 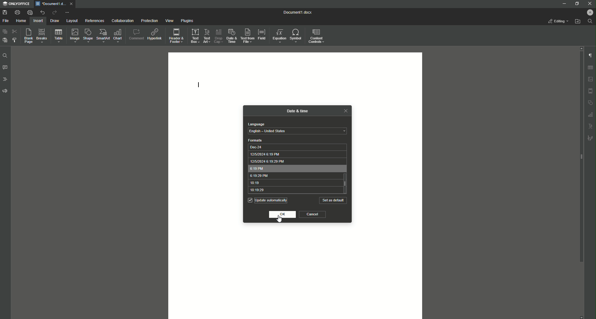 What do you see at coordinates (168, 20) in the screenshot?
I see `View` at bounding box center [168, 20].